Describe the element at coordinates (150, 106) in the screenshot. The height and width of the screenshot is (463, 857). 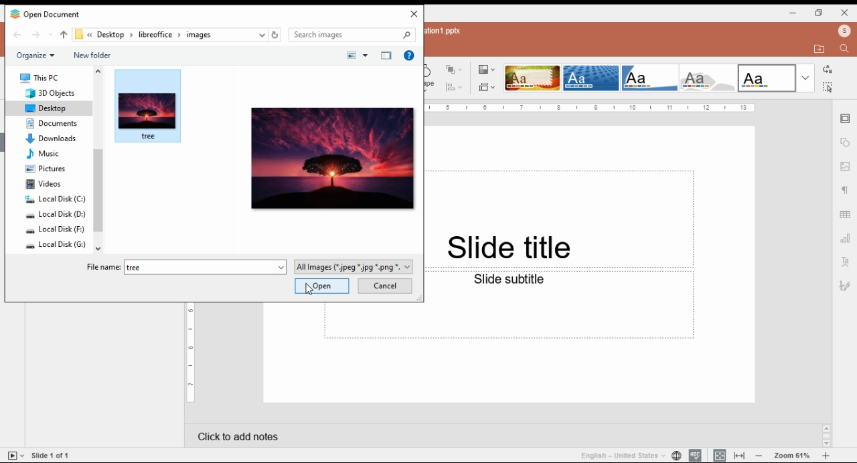
I see `selected image` at that location.